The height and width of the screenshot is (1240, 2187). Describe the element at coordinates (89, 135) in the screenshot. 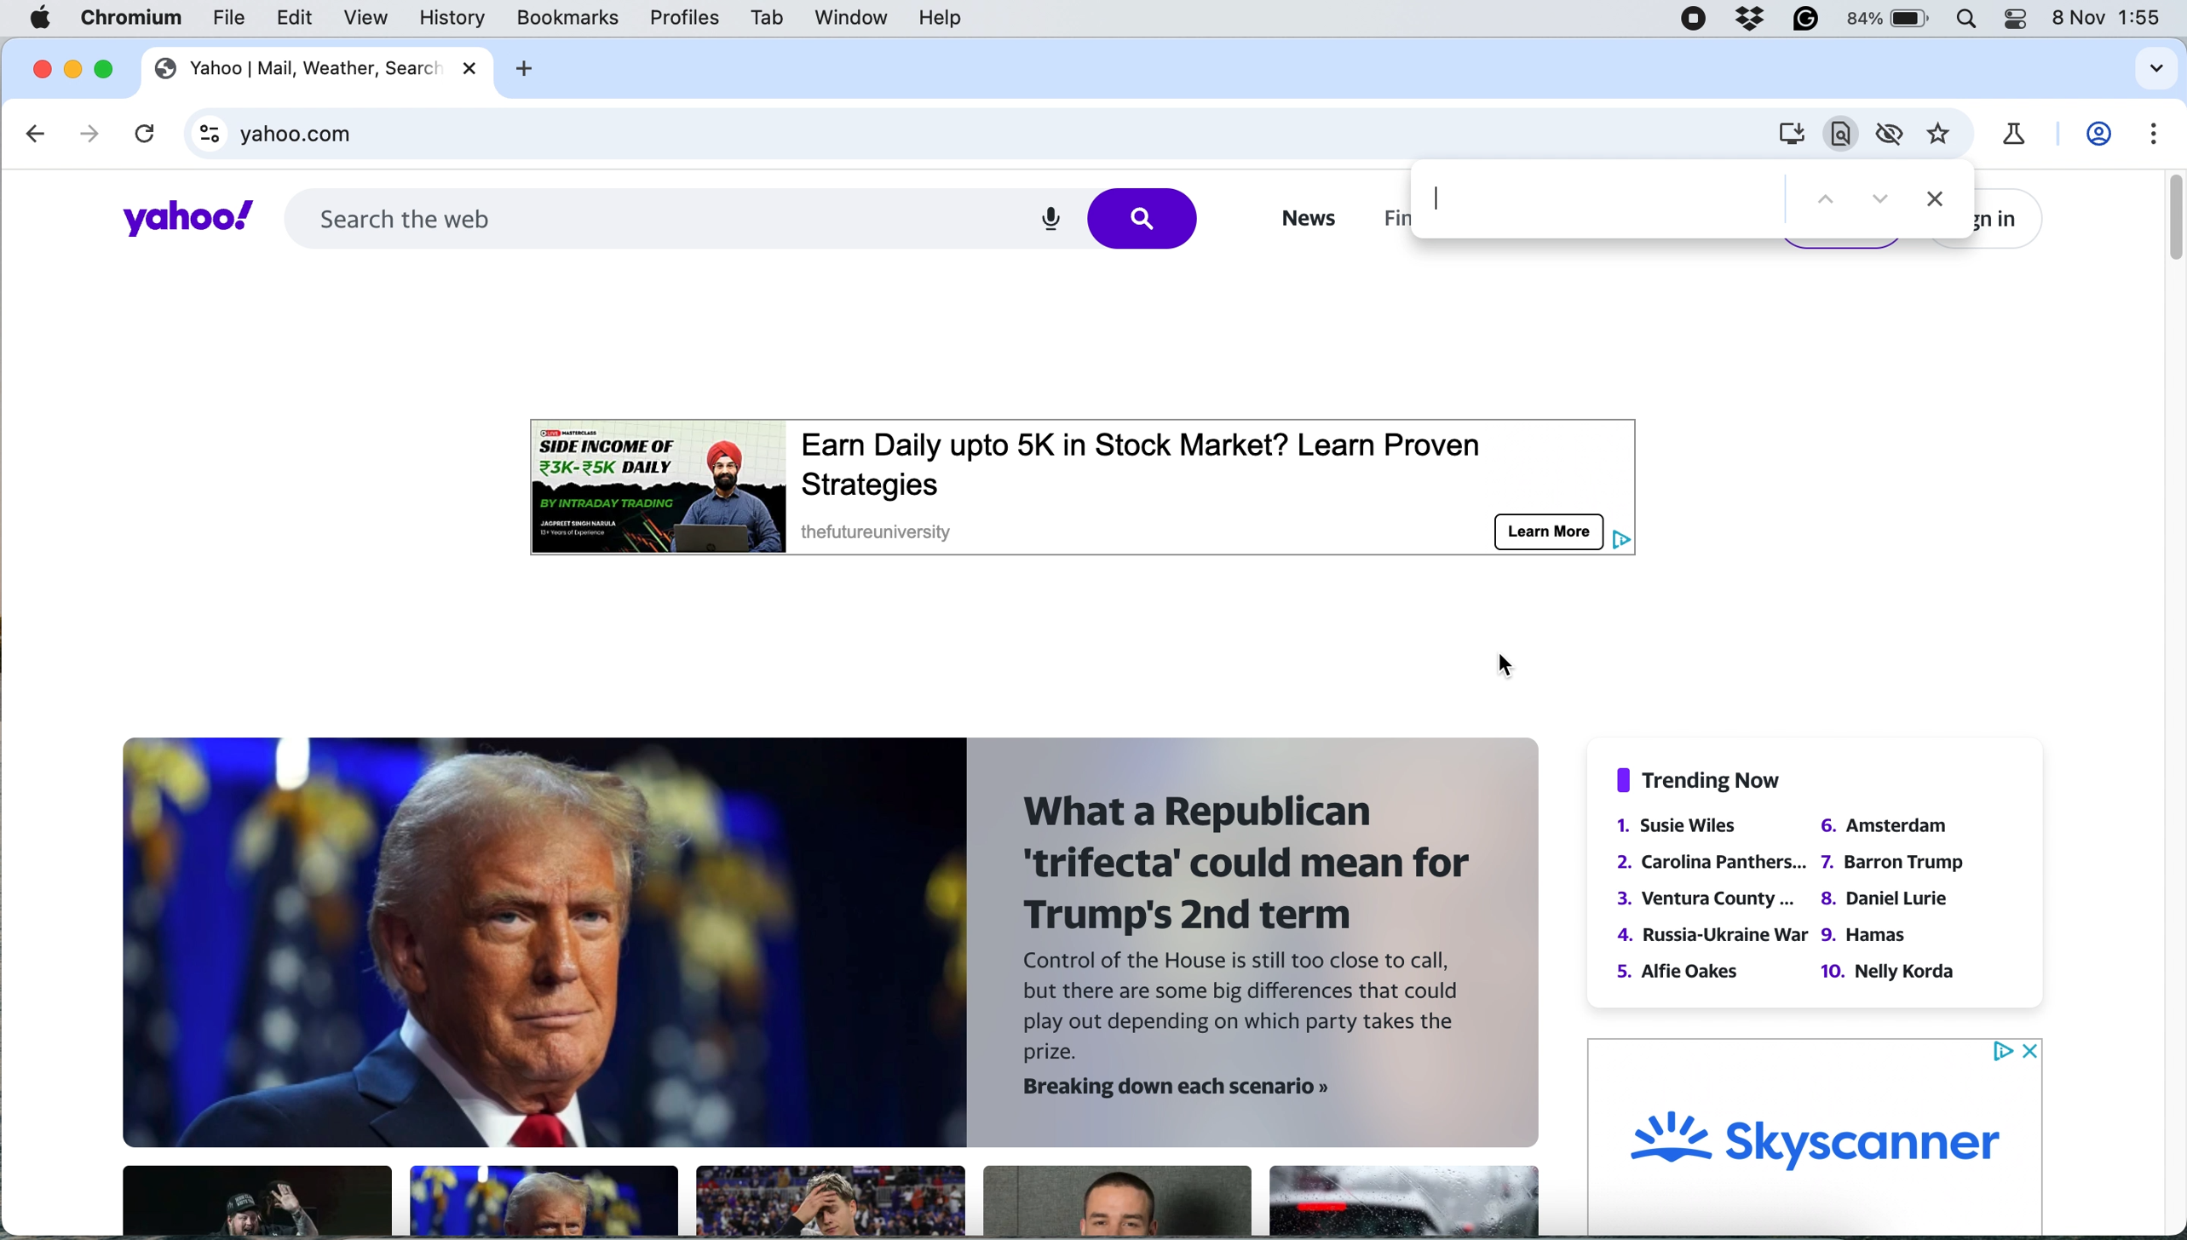

I see `go forward` at that location.